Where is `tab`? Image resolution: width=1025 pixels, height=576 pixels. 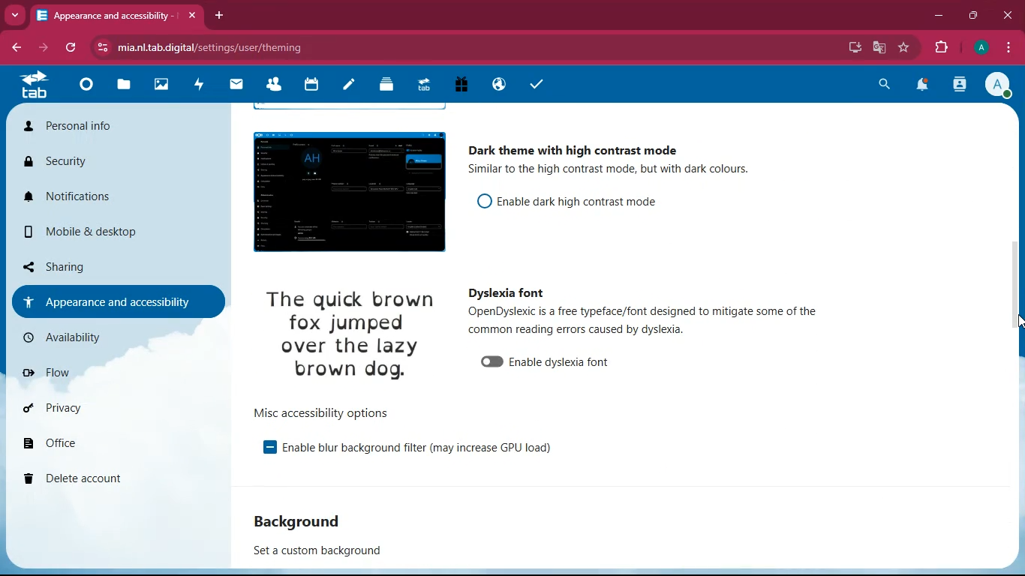 tab is located at coordinates (422, 84).